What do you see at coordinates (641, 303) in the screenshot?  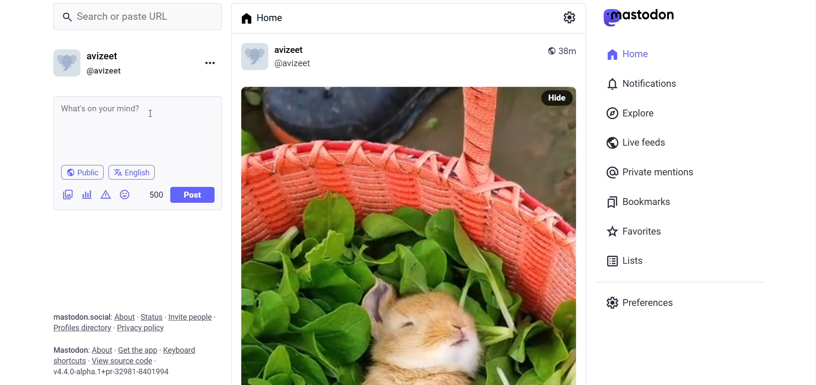 I see `Preferences` at bounding box center [641, 303].